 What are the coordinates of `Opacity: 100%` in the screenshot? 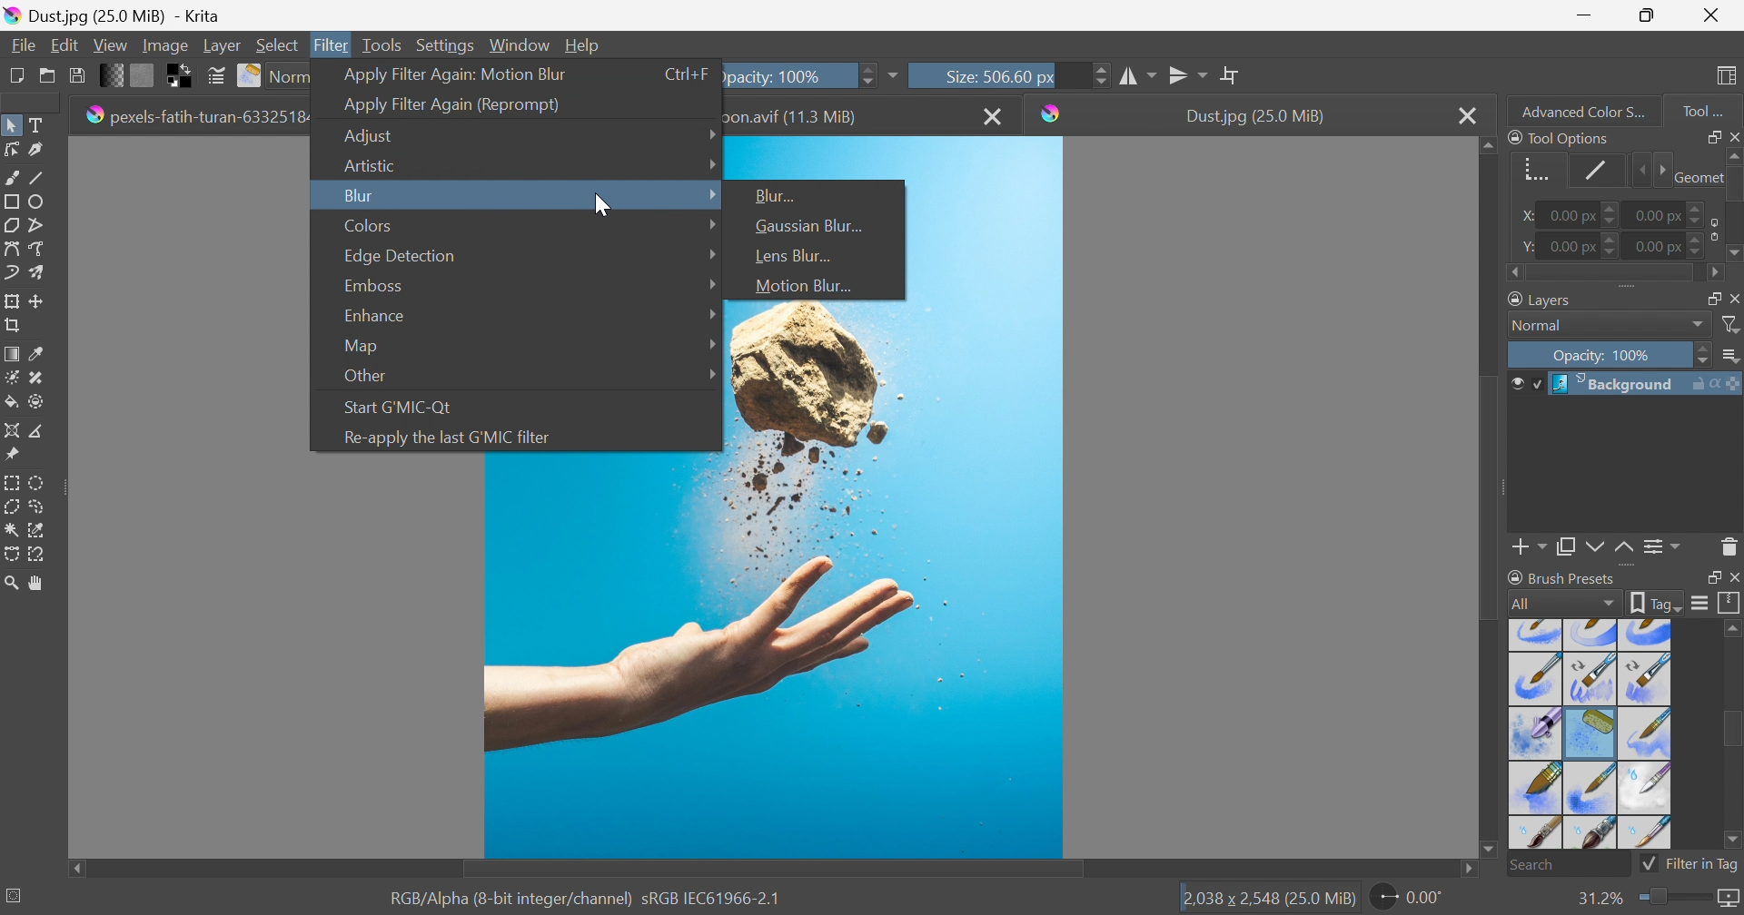 It's located at (788, 74).